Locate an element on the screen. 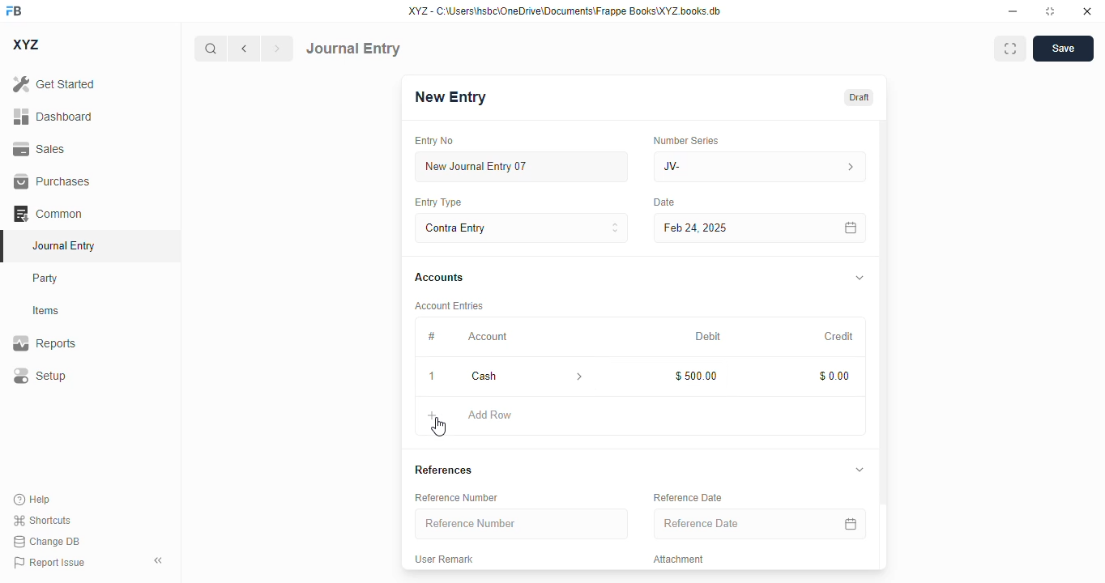 The image size is (1105, 583). contra entry  is located at coordinates (521, 227).